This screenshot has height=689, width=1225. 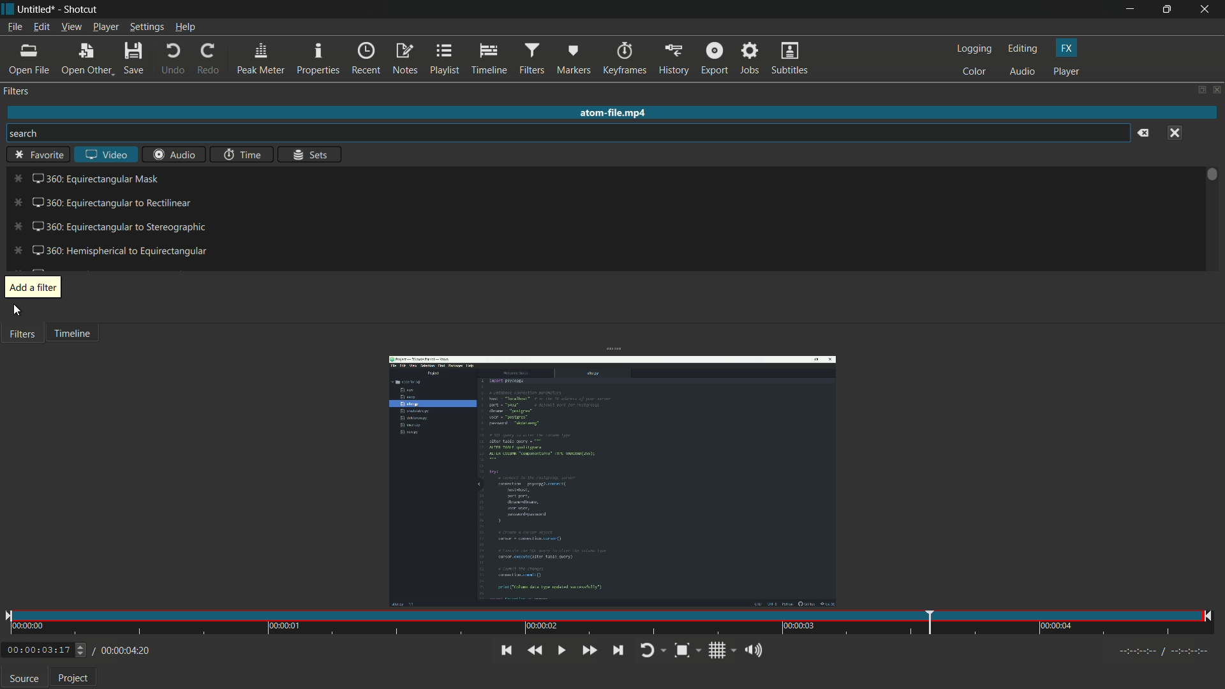 What do you see at coordinates (748, 59) in the screenshot?
I see `jobs` at bounding box center [748, 59].